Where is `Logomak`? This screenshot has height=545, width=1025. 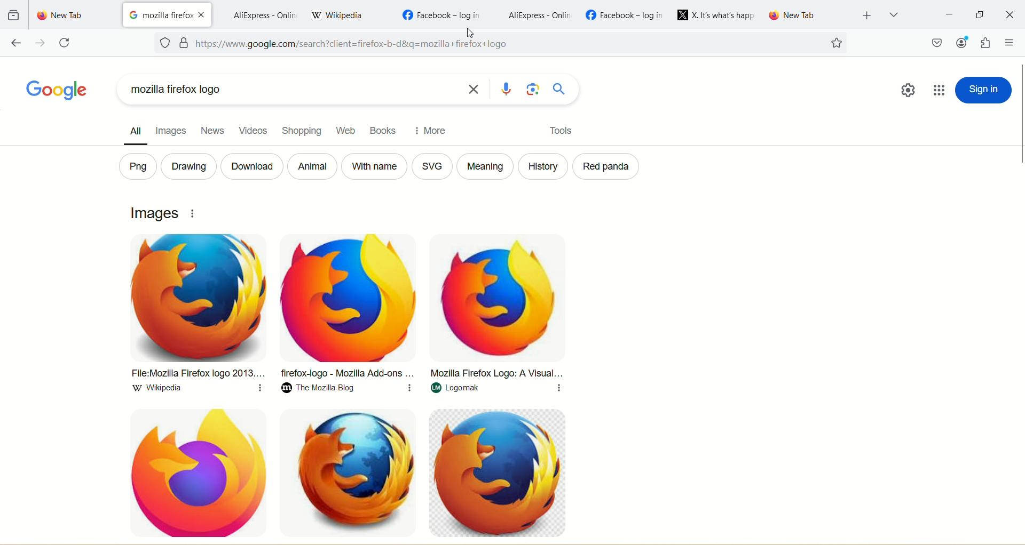
Logomak is located at coordinates (494, 390).